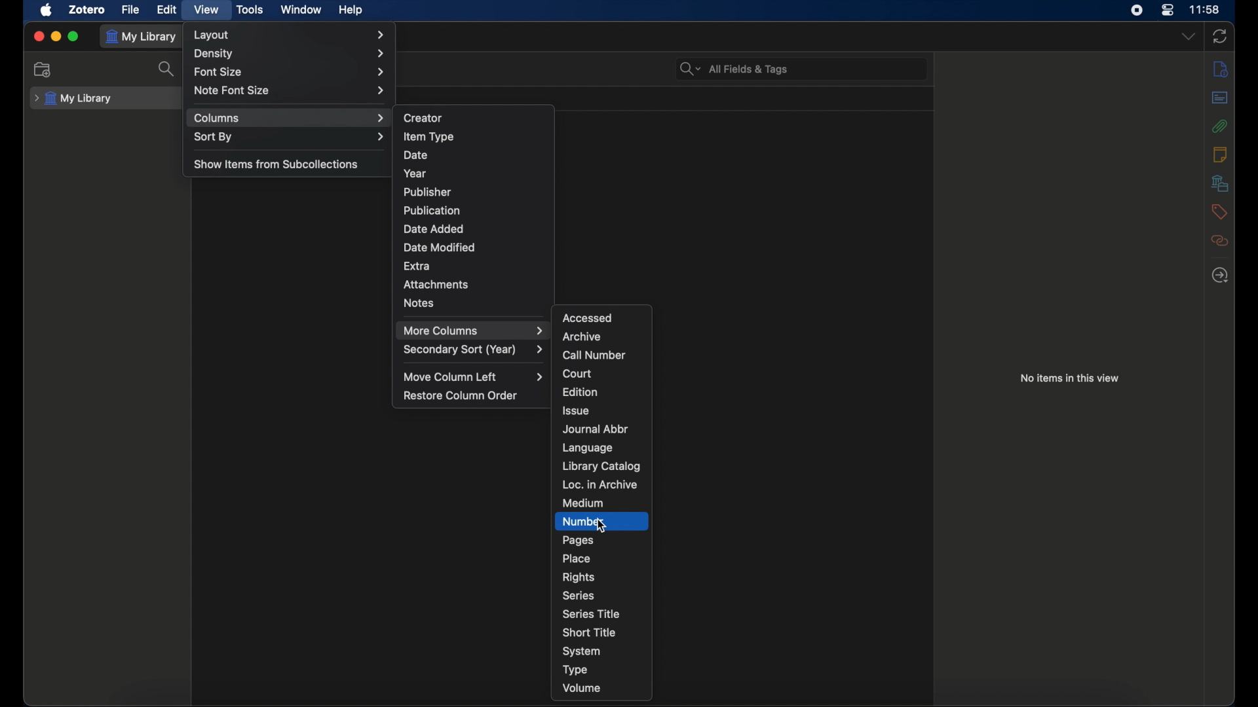 The image size is (1258, 707). I want to click on new collection, so click(43, 70).